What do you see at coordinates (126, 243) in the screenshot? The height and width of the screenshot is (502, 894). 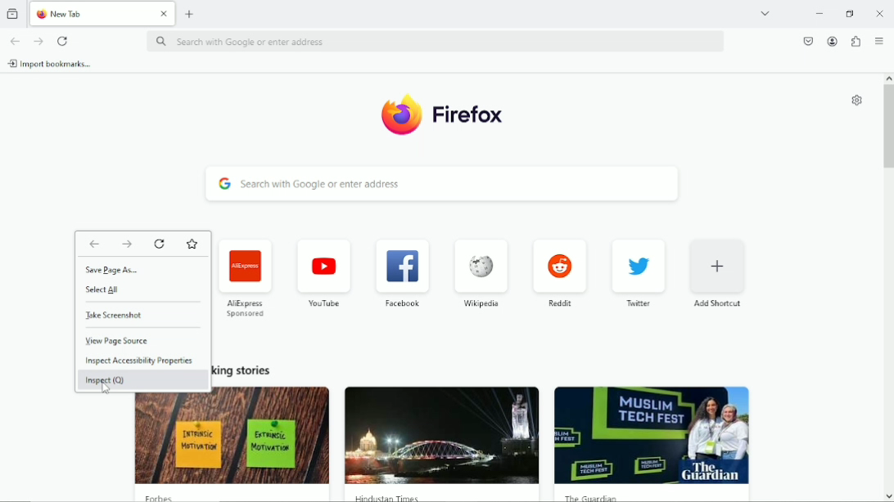 I see `Go forward` at bounding box center [126, 243].